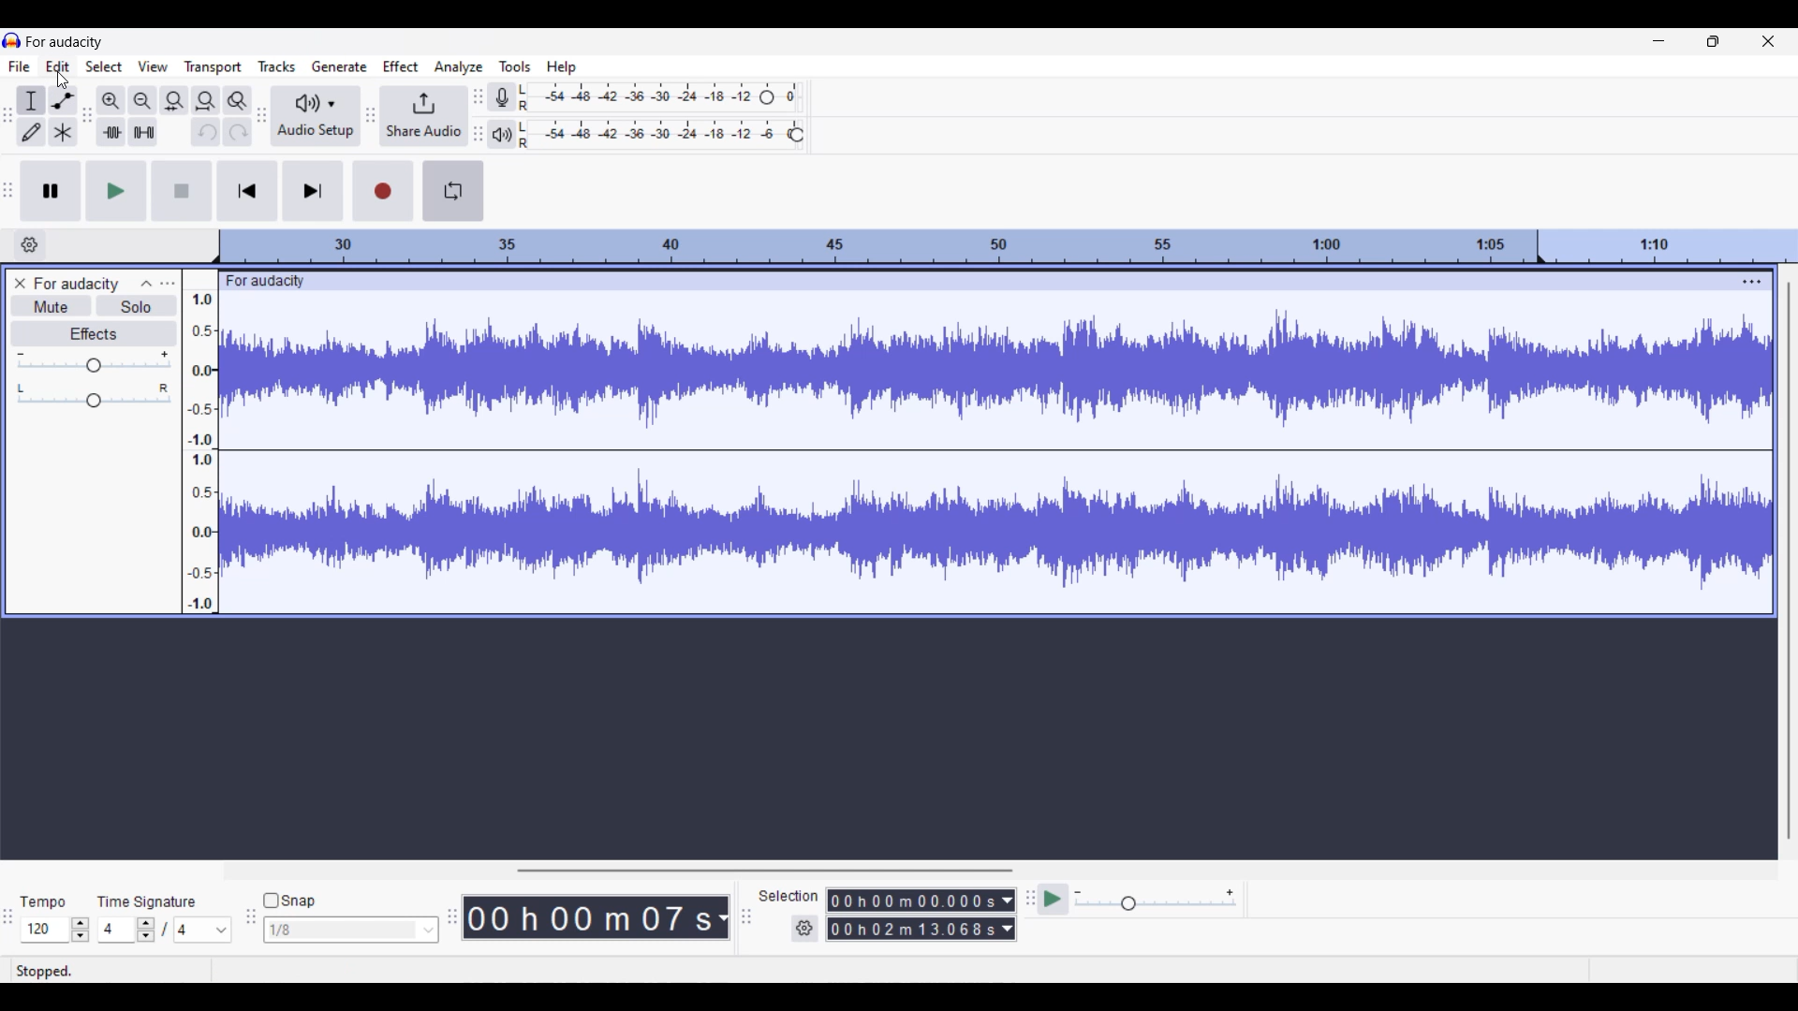 Image resolution: width=1798 pixels, height=1011 pixels. What do you see at coordinates (95, 334) in the screenshot?
I see `Effects` at bounding box center [95, 334].